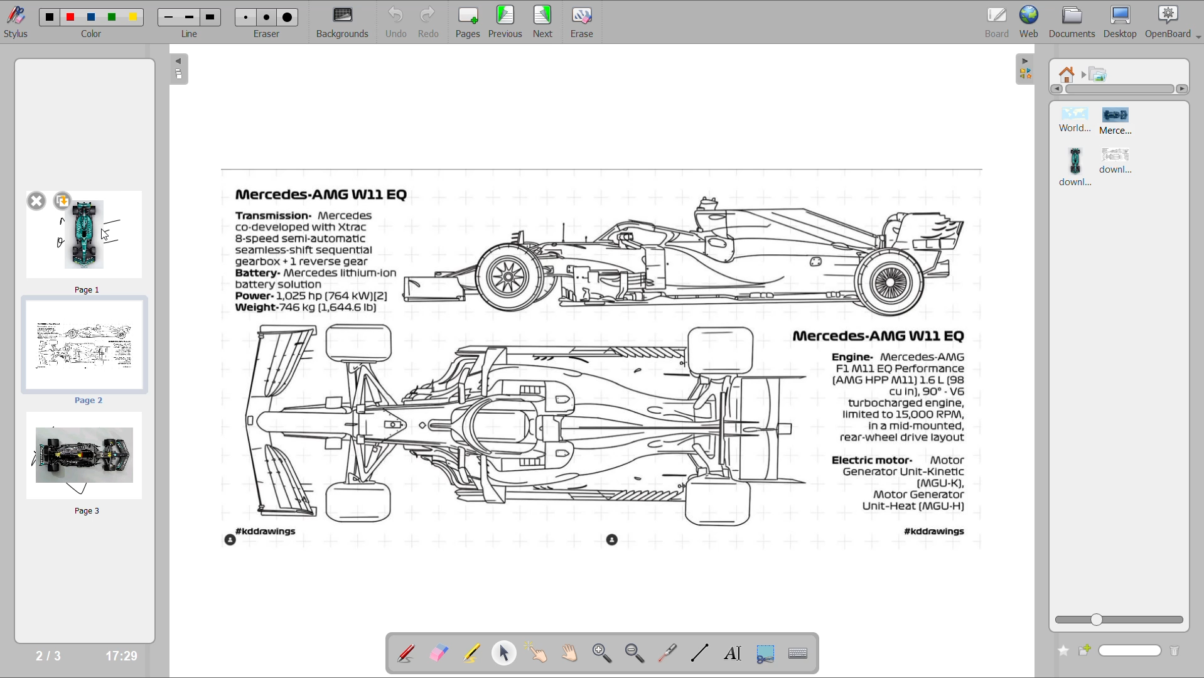 Image resolution: width=1204 pixels, height=678 pixels. What do you see at coordinates (1119, 90) in the screenshot?
I see `horizontal scroll bar` at bounding box center [1119, 90].